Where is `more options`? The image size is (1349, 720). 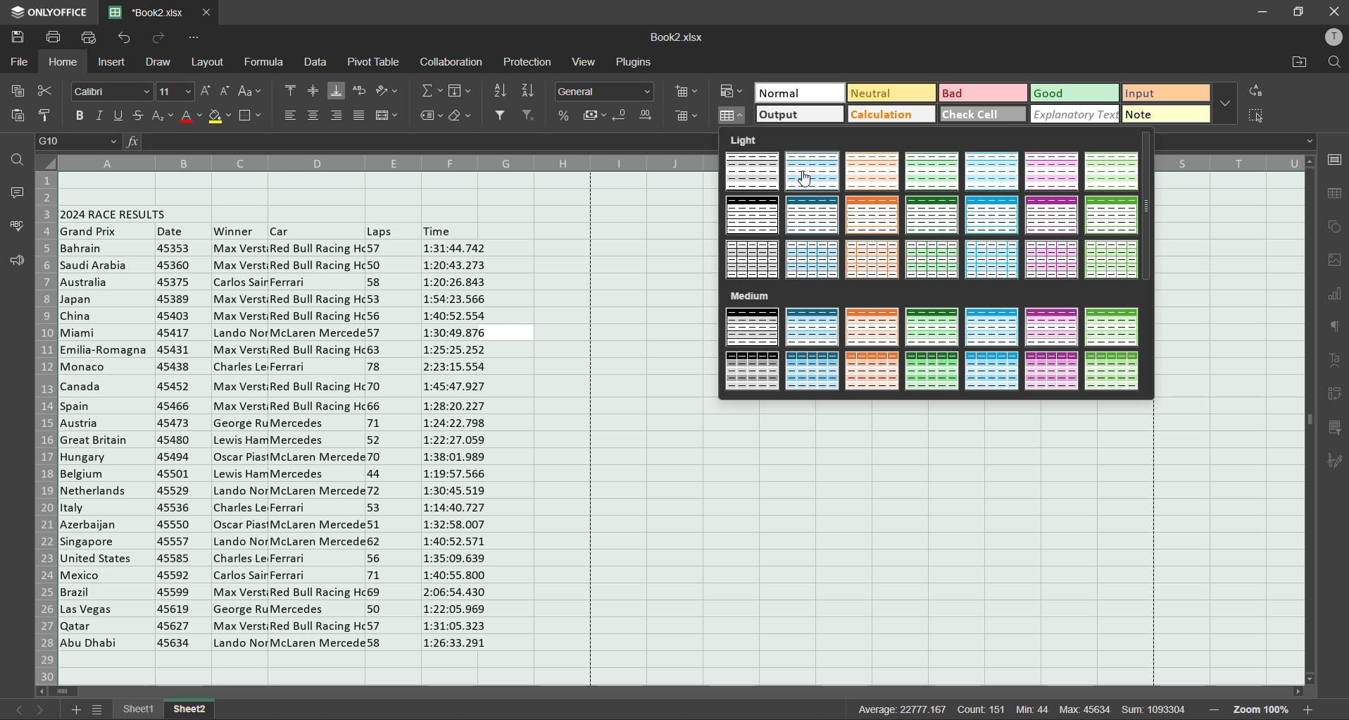 more options is located at coordinates (1225, 104).